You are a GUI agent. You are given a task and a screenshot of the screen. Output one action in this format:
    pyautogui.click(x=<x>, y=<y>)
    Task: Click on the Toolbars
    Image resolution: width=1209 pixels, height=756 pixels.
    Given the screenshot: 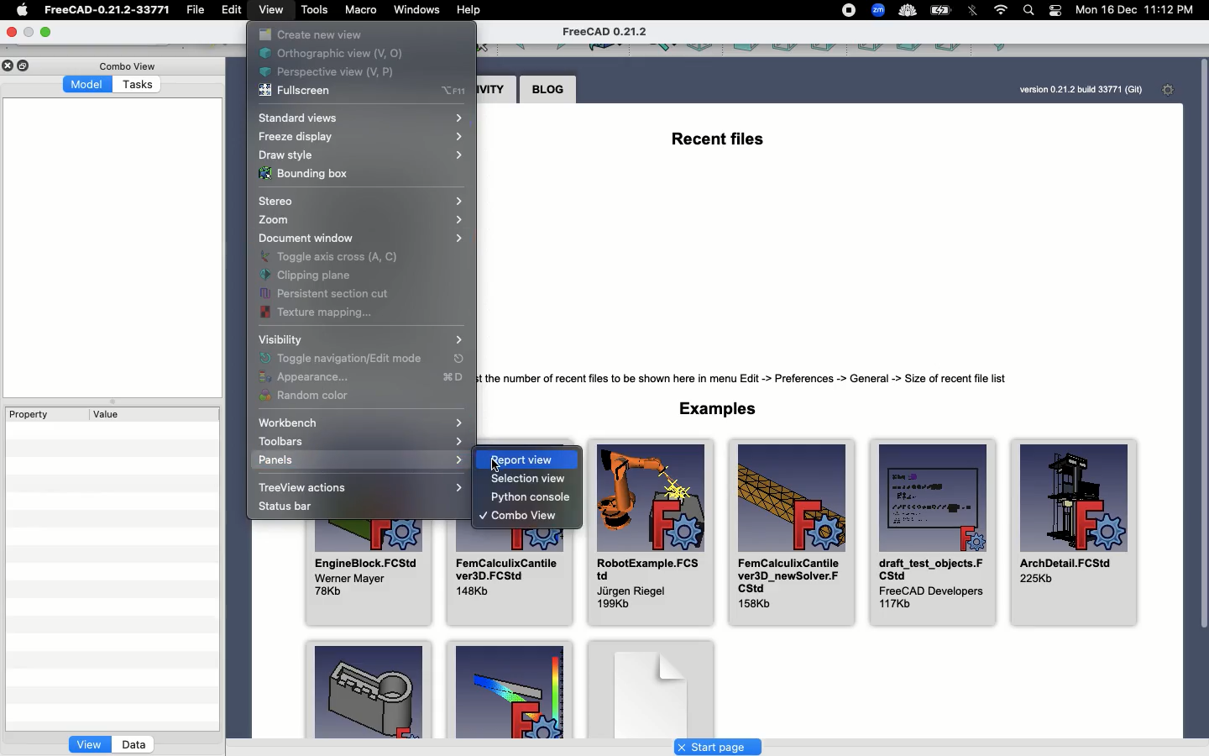 What is the action you would take?
    pyautogui.click(x=359, y=441)
    